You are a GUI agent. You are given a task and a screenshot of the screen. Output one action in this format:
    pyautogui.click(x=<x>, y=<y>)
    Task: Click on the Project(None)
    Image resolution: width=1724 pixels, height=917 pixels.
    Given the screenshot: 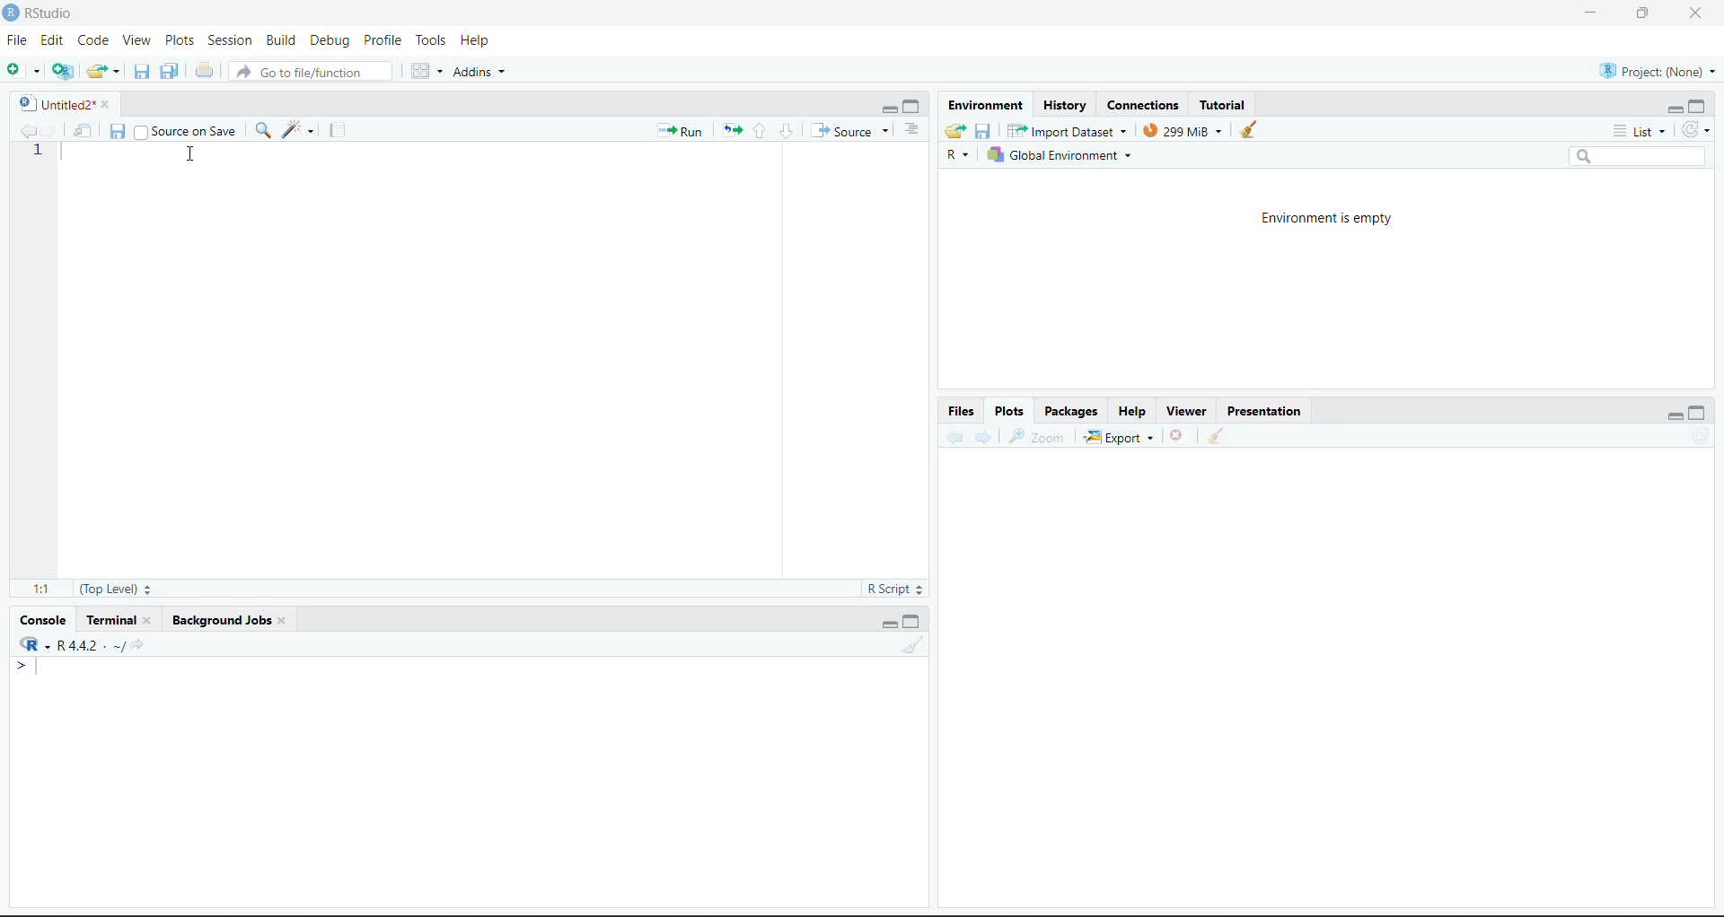 What is the action you would take?
    pyautogui.click(x=1661, y=71)
    